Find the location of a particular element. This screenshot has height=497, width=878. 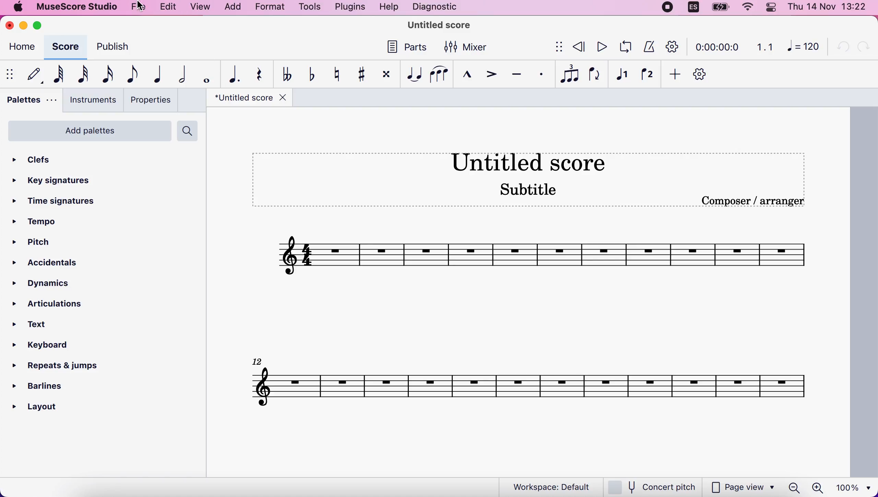

marcato is located at coordinates (465, 76).